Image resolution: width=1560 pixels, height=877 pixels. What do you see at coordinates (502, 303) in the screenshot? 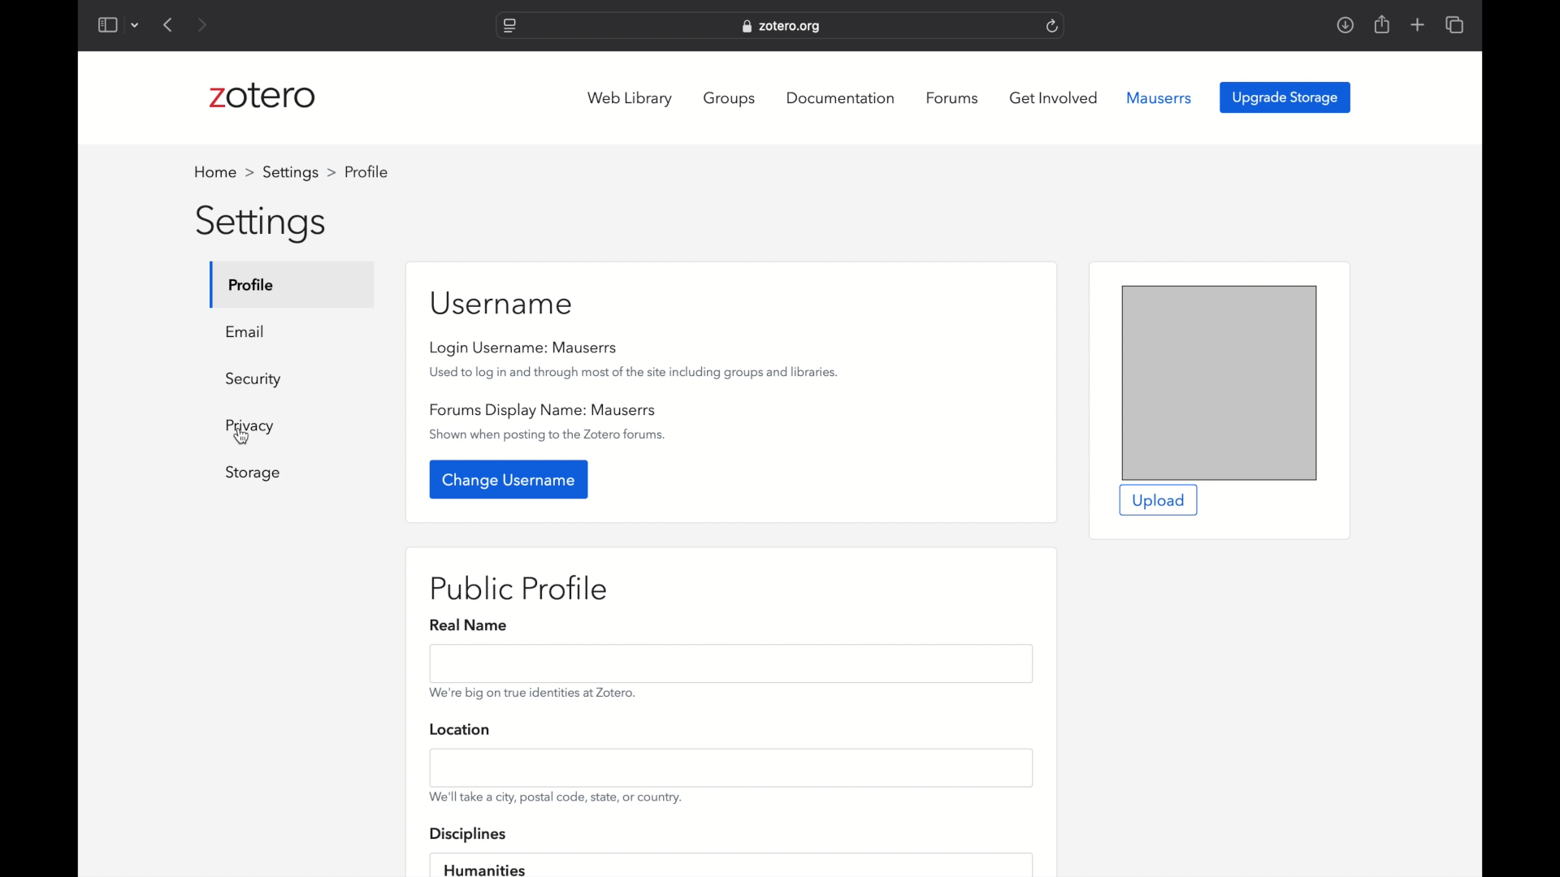
I see `username` at bounding box center [502, 303].